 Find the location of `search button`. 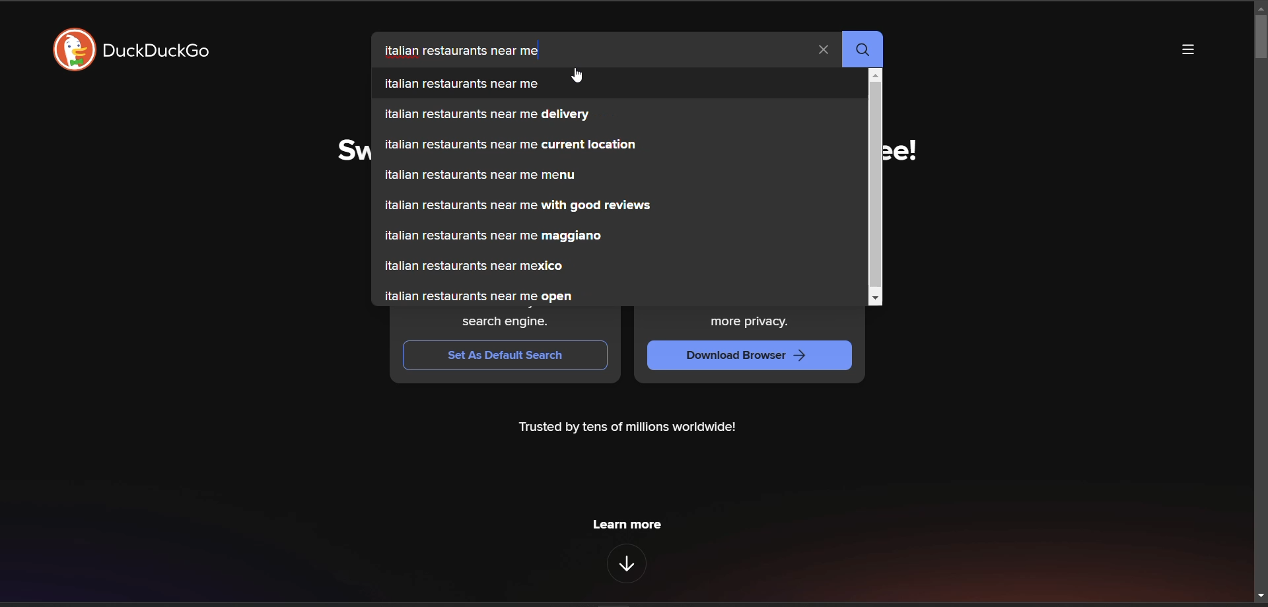

search button is located at coordinates (864, 50).